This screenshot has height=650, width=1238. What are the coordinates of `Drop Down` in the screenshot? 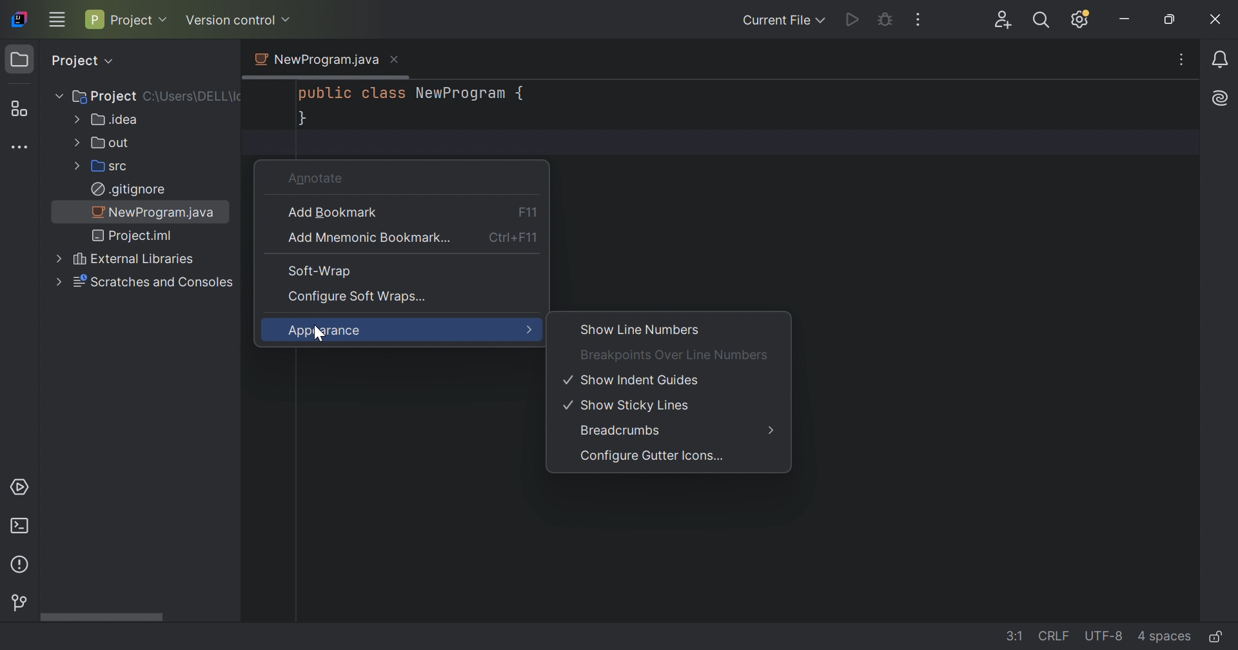 It's located at (113, 62).